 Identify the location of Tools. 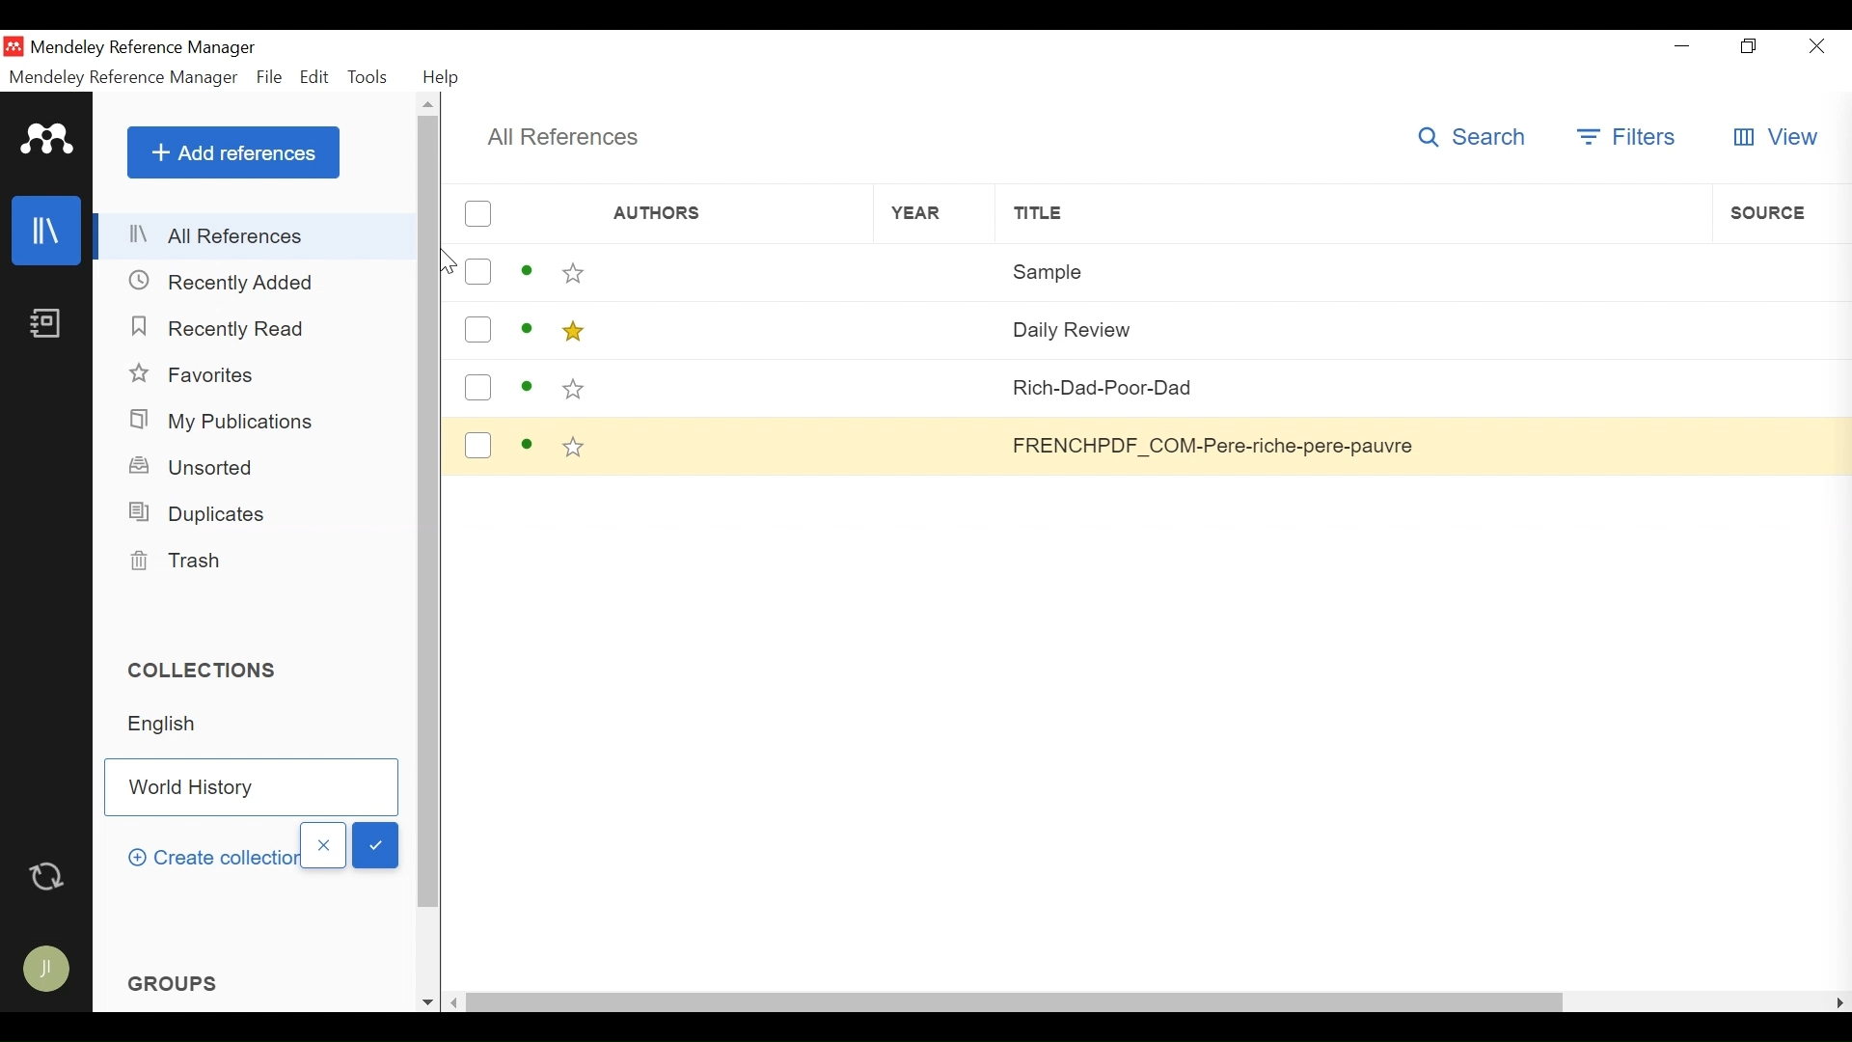
(371, 76).